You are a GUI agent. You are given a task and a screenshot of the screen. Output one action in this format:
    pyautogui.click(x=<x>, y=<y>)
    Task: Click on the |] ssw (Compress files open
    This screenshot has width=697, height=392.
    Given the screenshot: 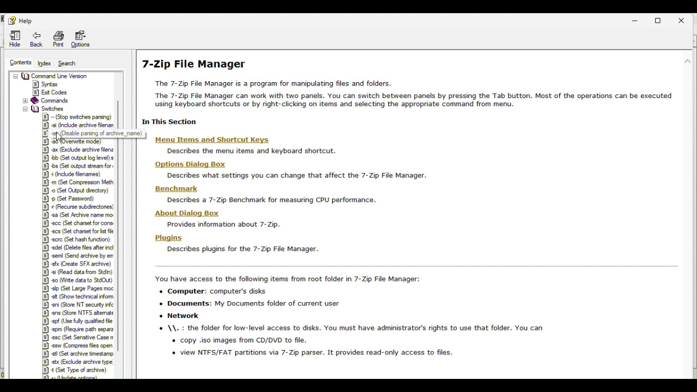 What is the action you would take?
    pyautogui.click(x=76, y=346)
    